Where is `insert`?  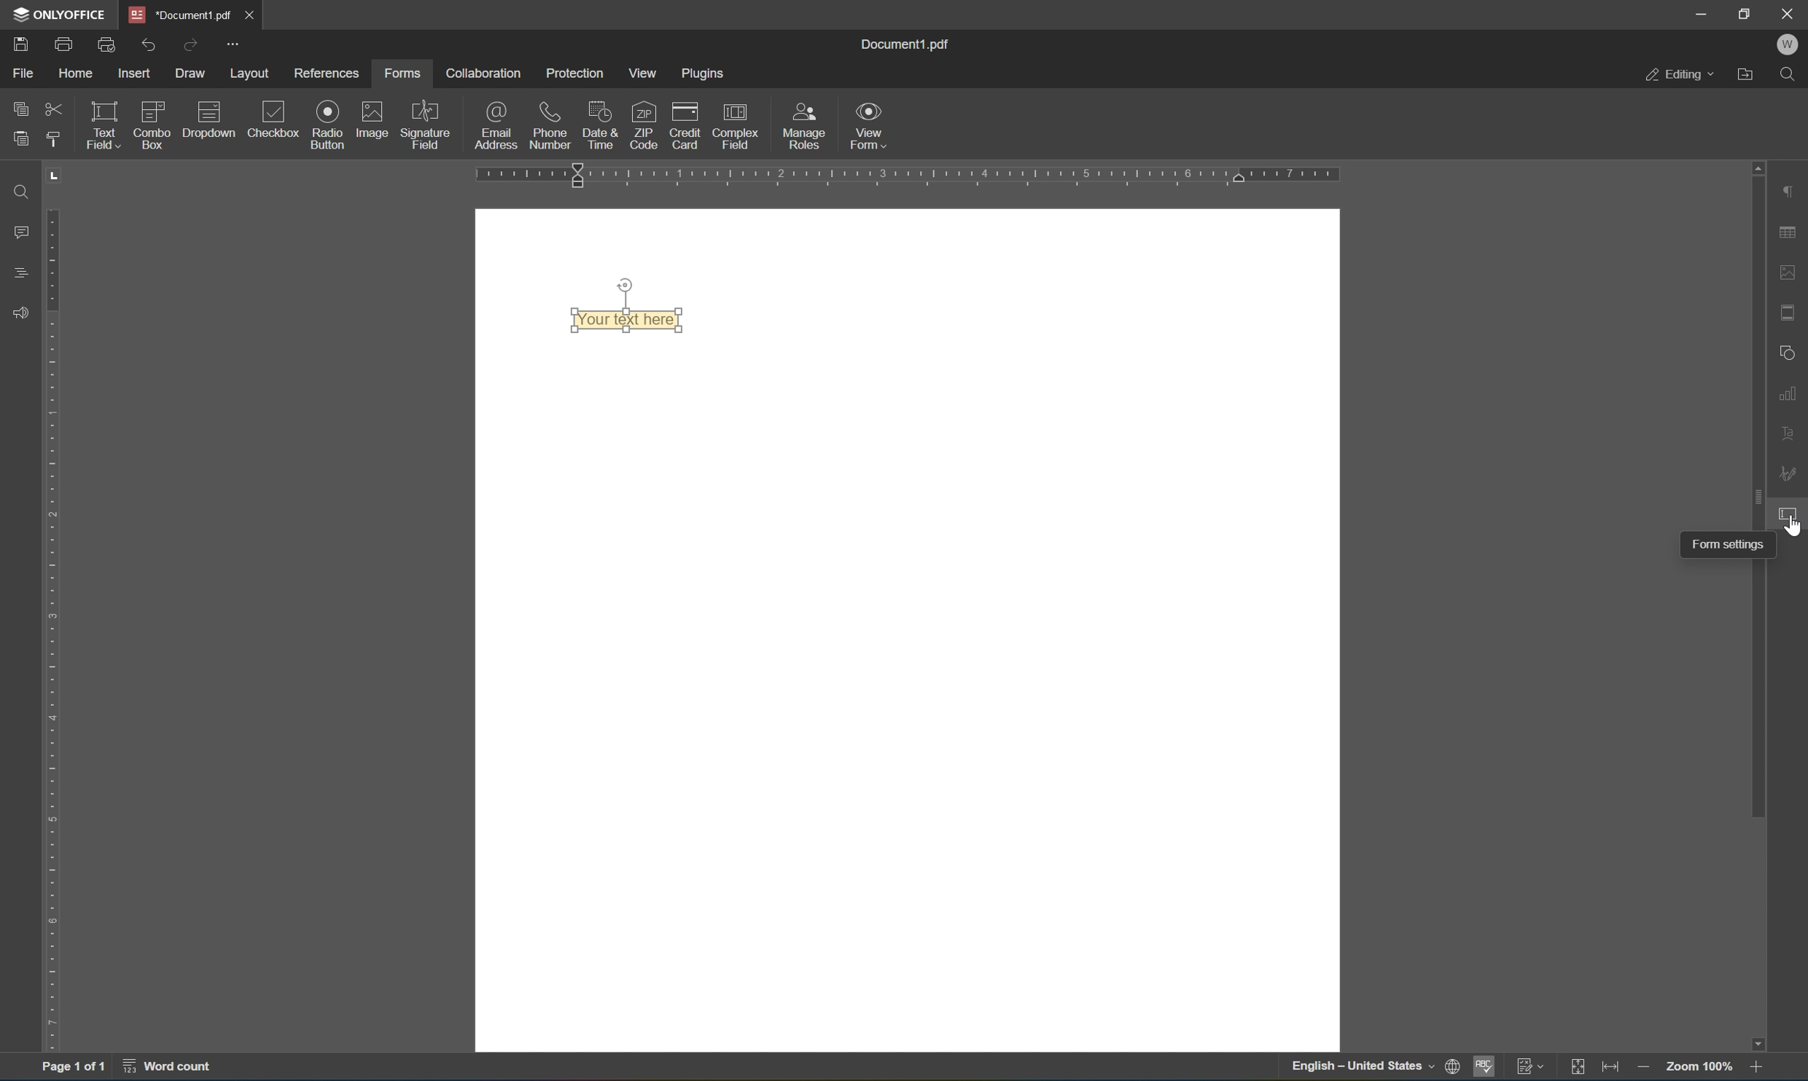
insert is located at coordinates (133, 73).